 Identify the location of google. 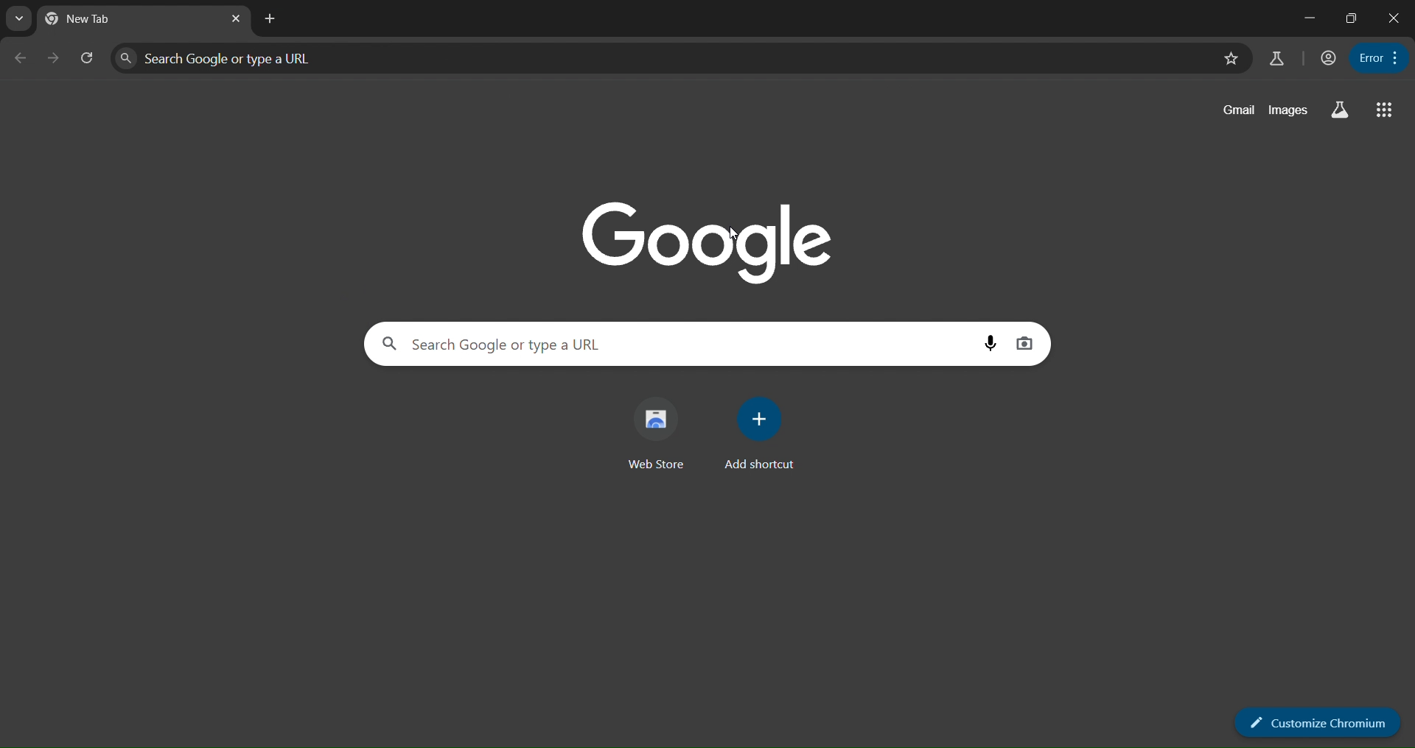
(707, 241).